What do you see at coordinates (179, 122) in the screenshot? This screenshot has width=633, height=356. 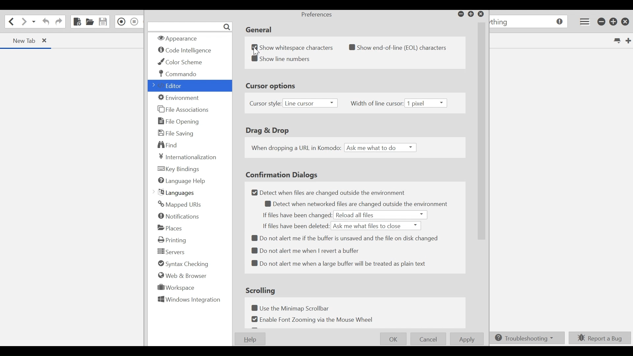 I see `File Opening` at bounding box center [179, 122].